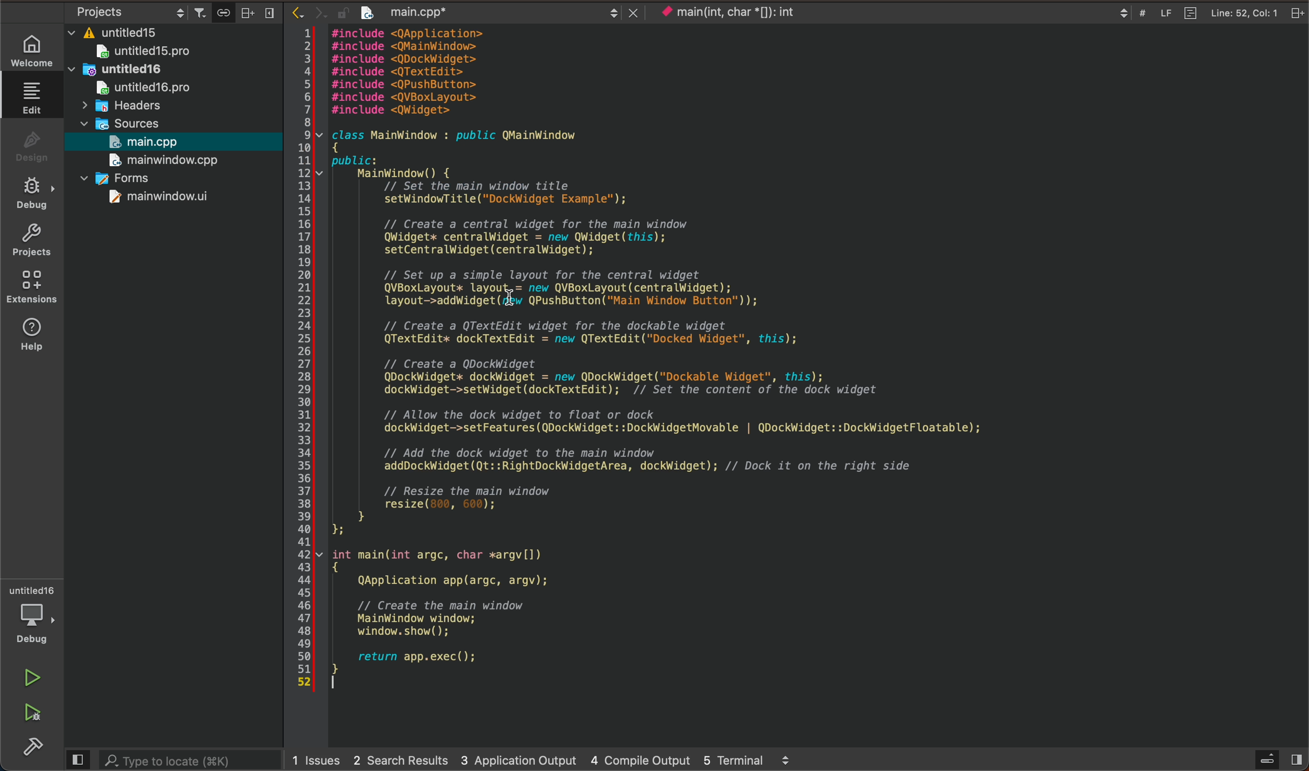  Describe the element at coordinates (129, 105) in the screenshot. I see `headers` at that location.